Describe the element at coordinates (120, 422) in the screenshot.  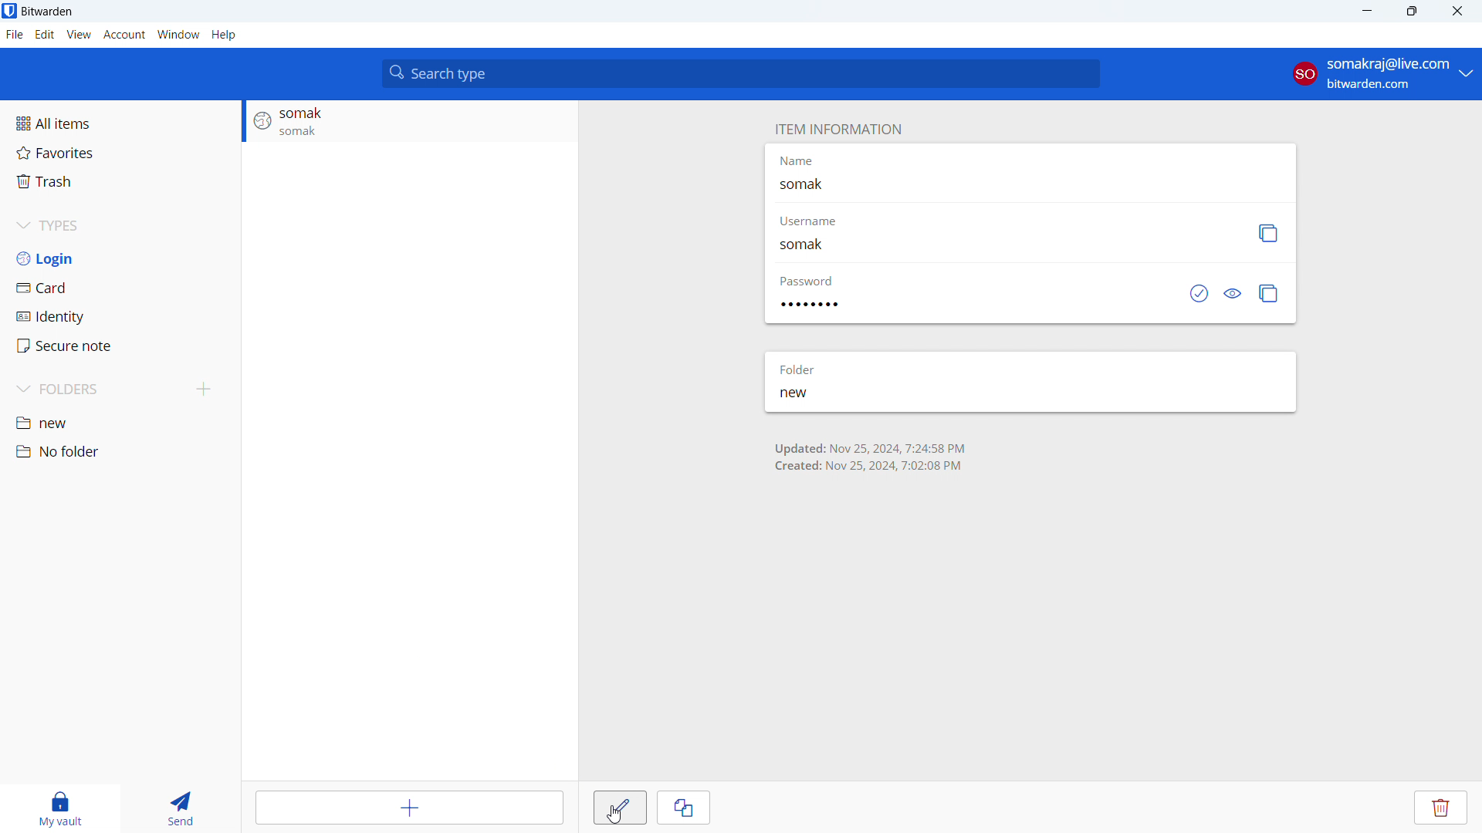
I see `new` at that location.